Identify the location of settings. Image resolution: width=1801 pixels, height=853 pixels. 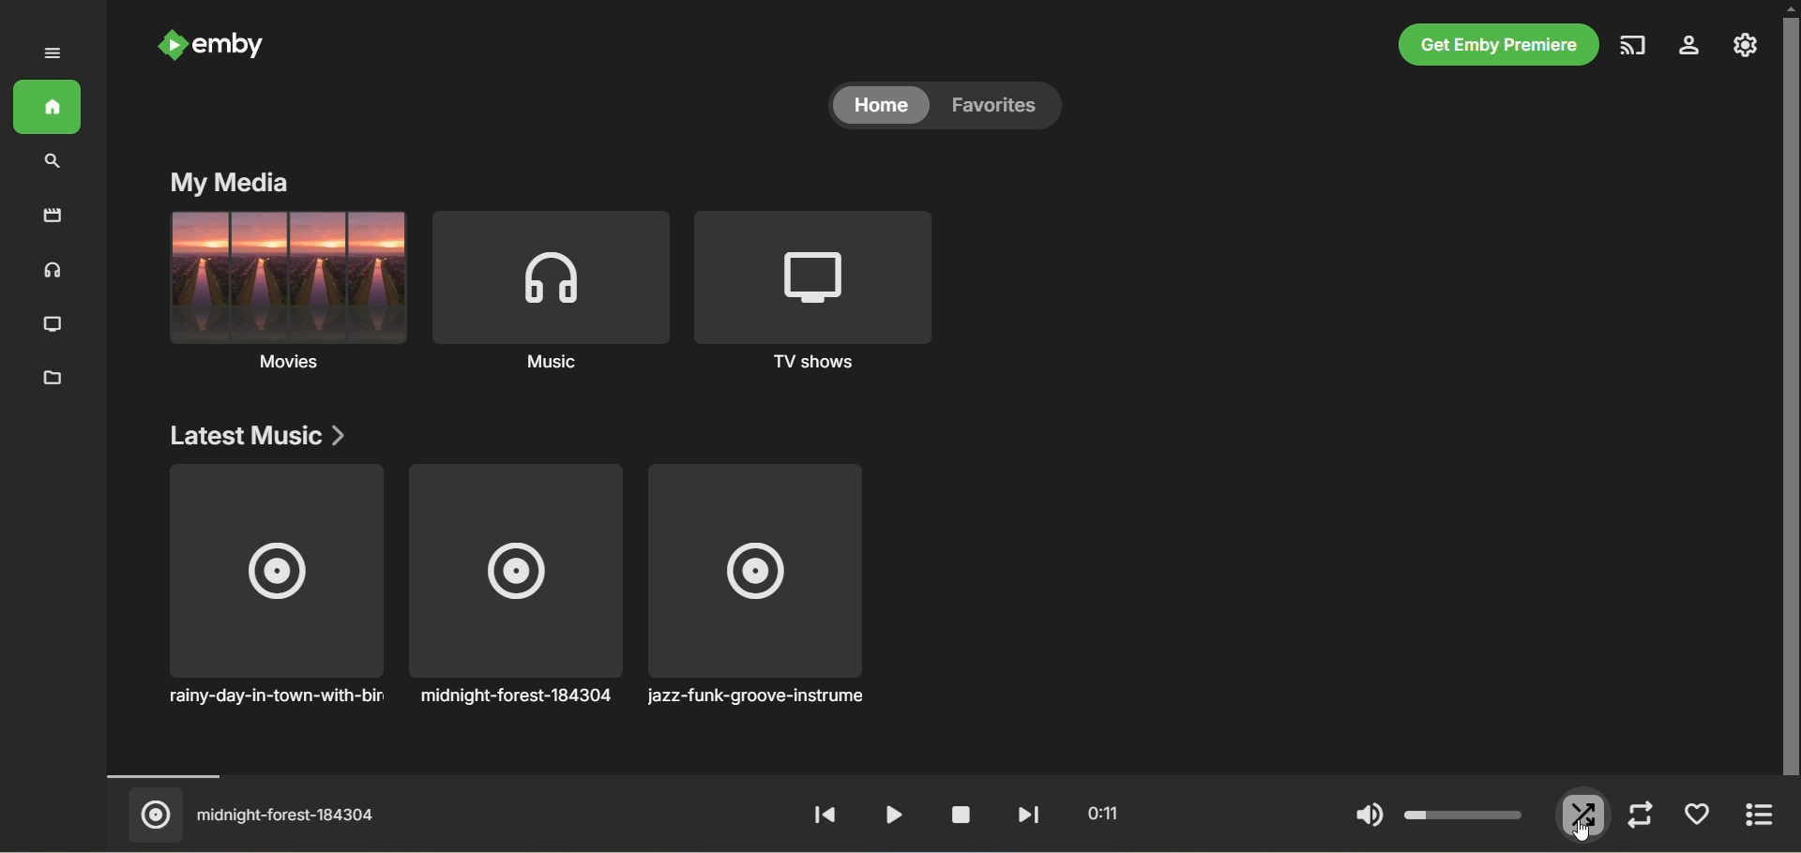
(1690, 46).